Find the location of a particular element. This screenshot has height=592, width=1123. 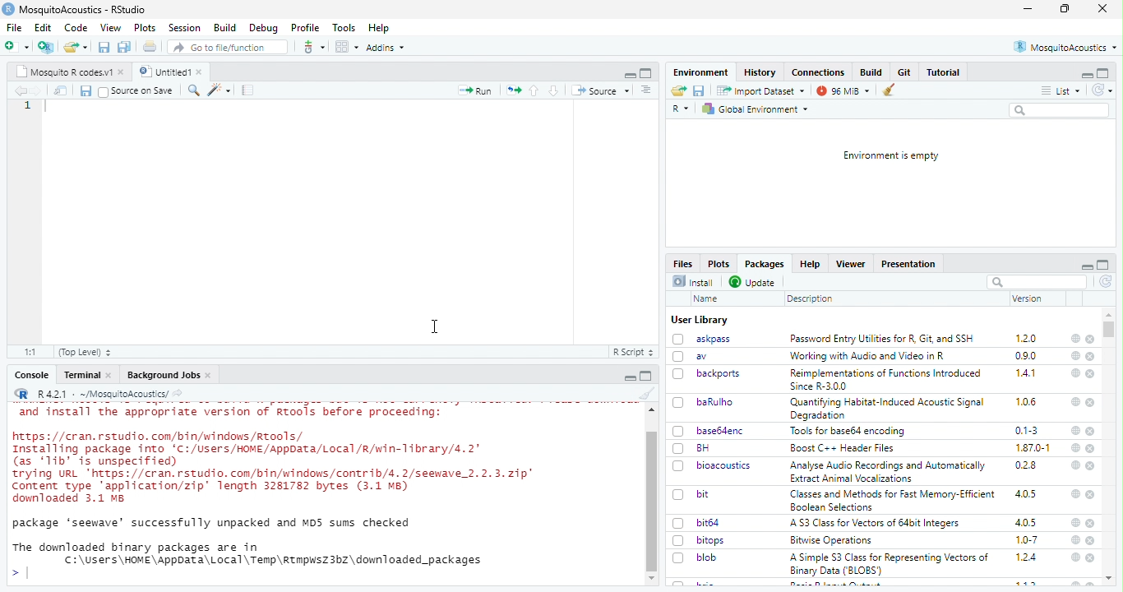

View is located at coordinates (112, 28).